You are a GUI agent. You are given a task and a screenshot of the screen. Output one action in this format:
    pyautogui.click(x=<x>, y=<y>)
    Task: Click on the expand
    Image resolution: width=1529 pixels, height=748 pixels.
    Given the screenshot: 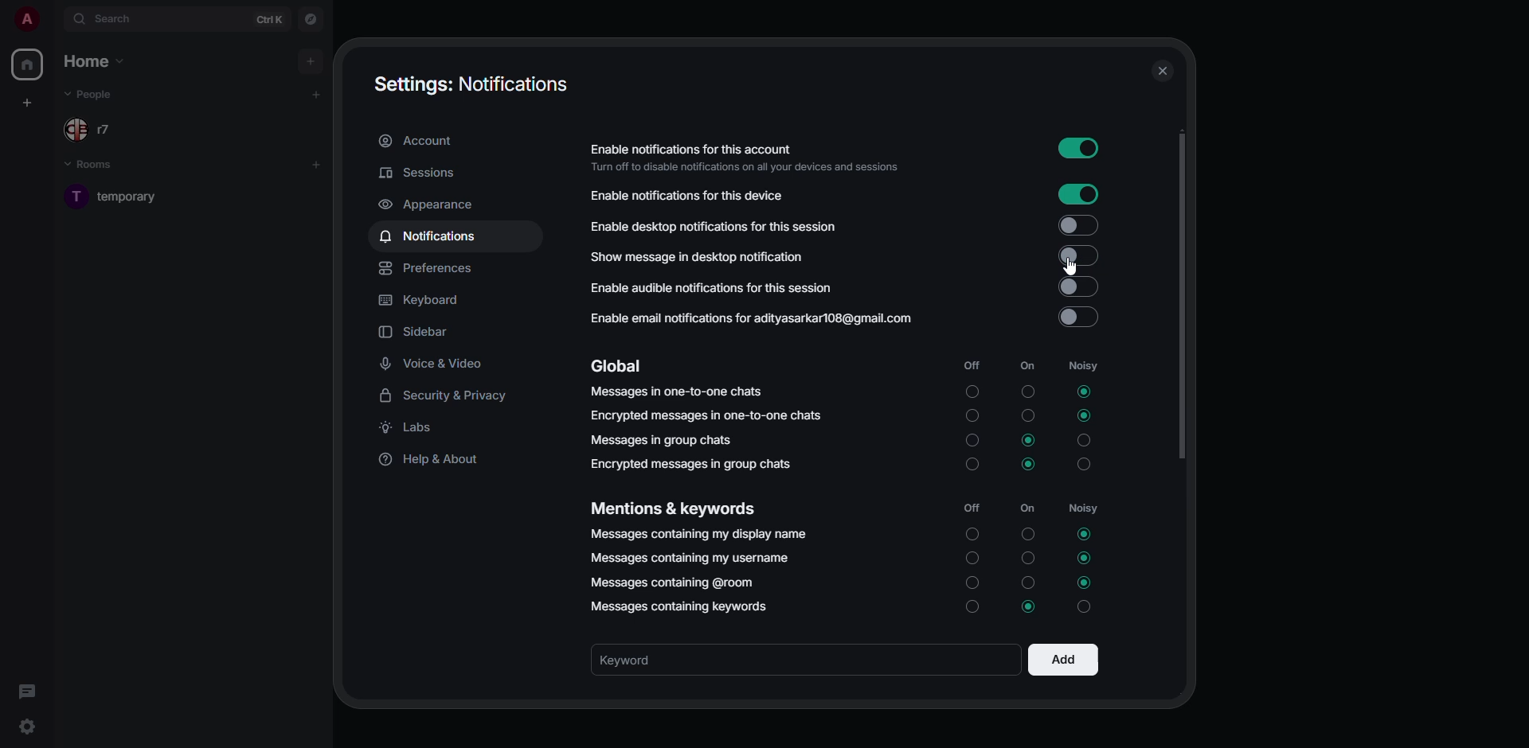 What is the action you would take?
    pyautogui.click(x=53, y=18)
    